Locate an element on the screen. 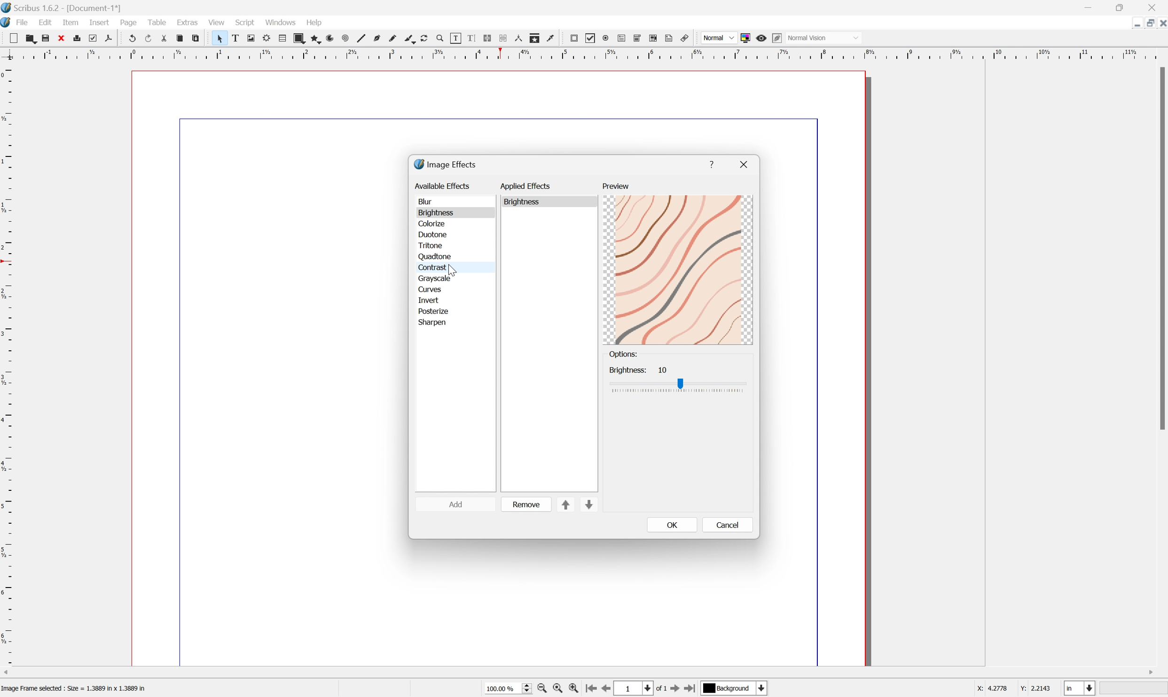  Line text frames is located at coordinates (488, 37).